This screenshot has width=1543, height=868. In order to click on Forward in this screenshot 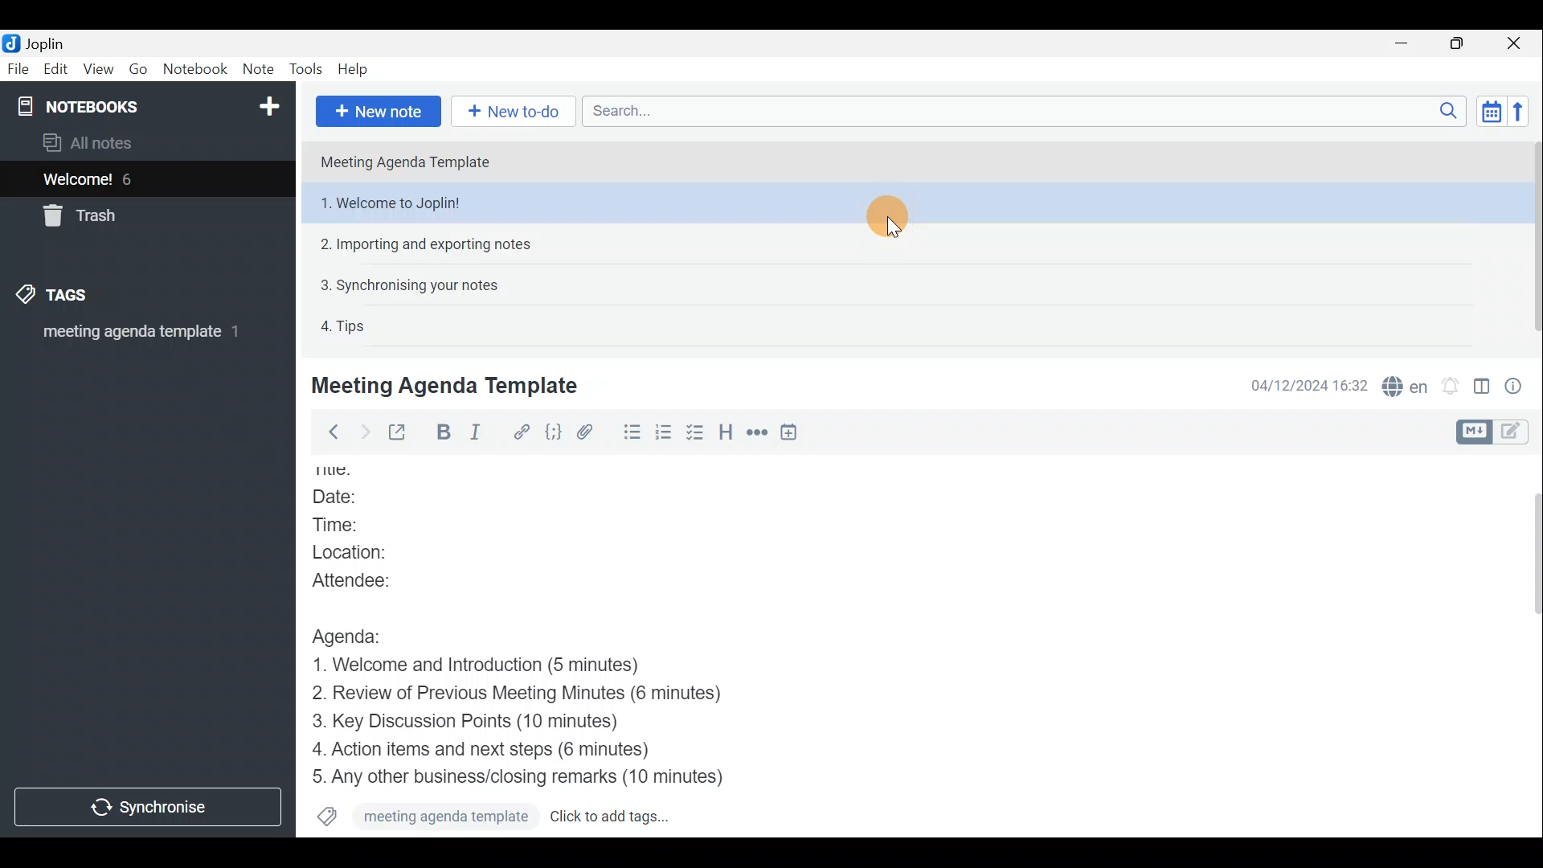, I will do `click(362, 432)`.